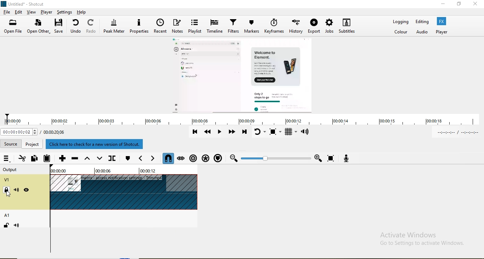  I want to click on Player, so click(46, 12).